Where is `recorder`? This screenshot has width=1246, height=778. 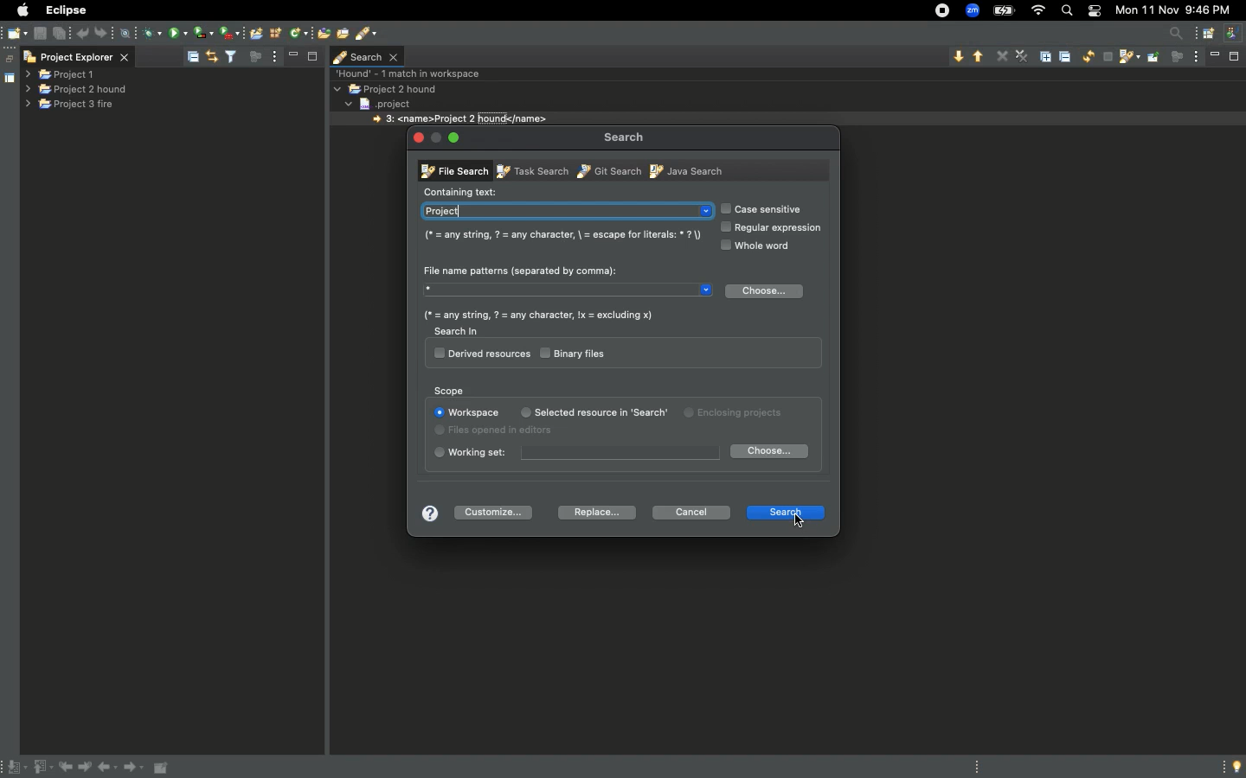 recorder is located at coordinates (934, 10).